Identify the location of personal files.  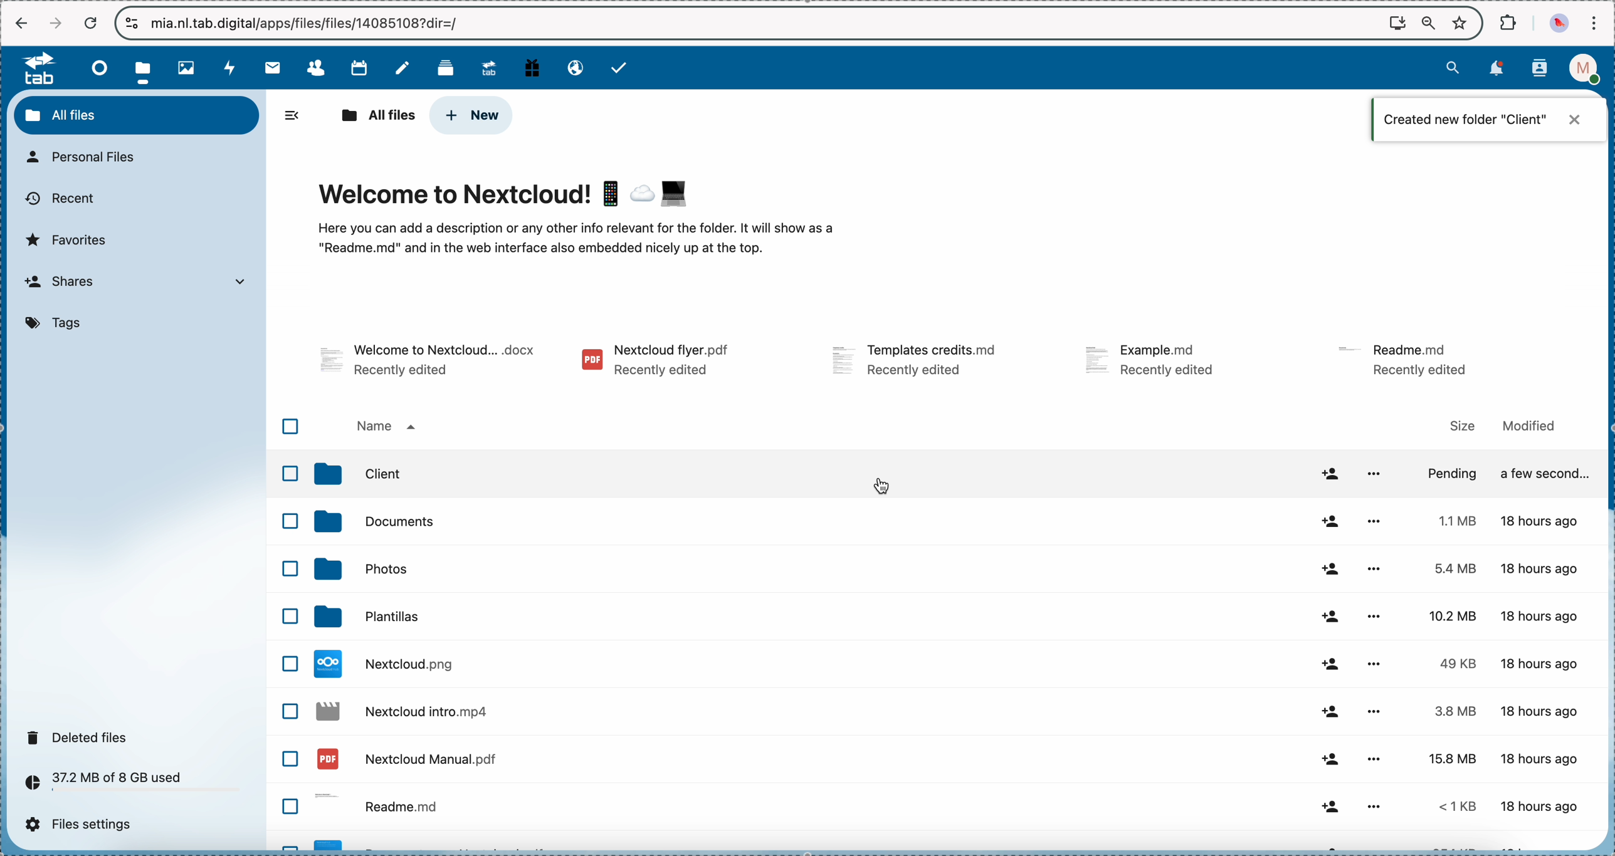
(87, 158).